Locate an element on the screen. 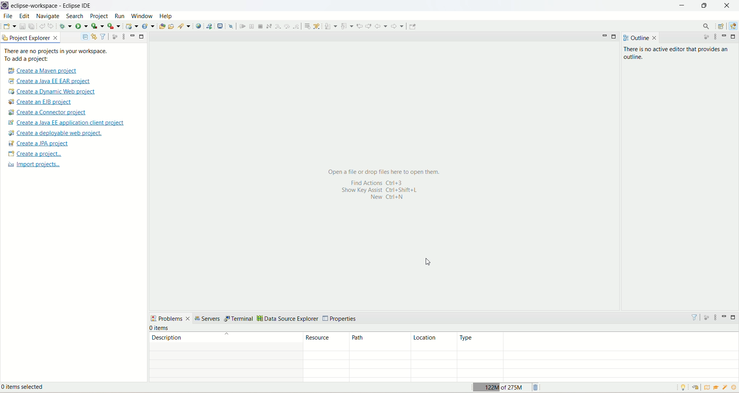  focus on active task is located at coordinates (703, 38).